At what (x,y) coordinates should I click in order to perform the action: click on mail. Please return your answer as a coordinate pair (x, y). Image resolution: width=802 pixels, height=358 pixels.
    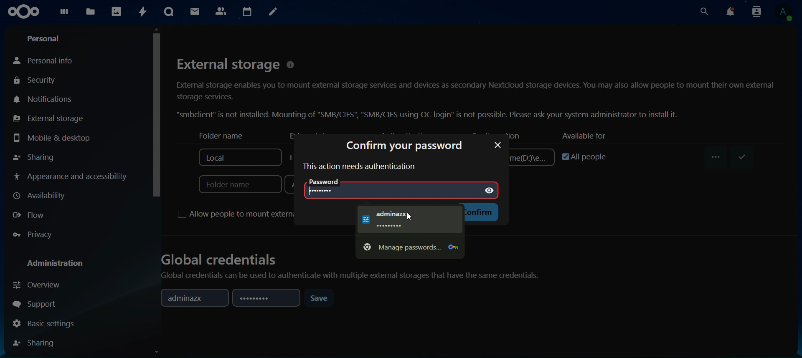
    Looking at the image, I should click on (195, 12).